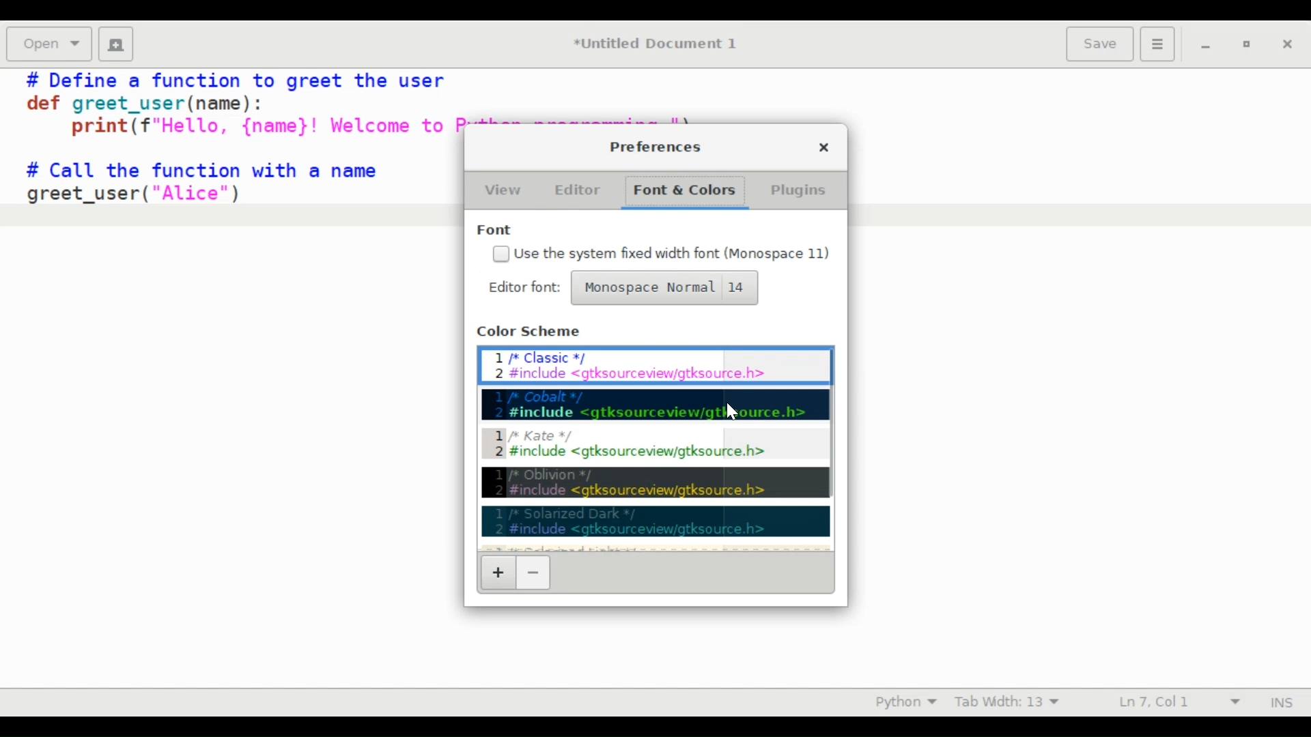 Image resolution: width=1311 pixels, height=737 pixels. What do you see at coordinates (682, 192) in the screenshot?
I see `Fonts & Colors` at bounding box center [682, 192].